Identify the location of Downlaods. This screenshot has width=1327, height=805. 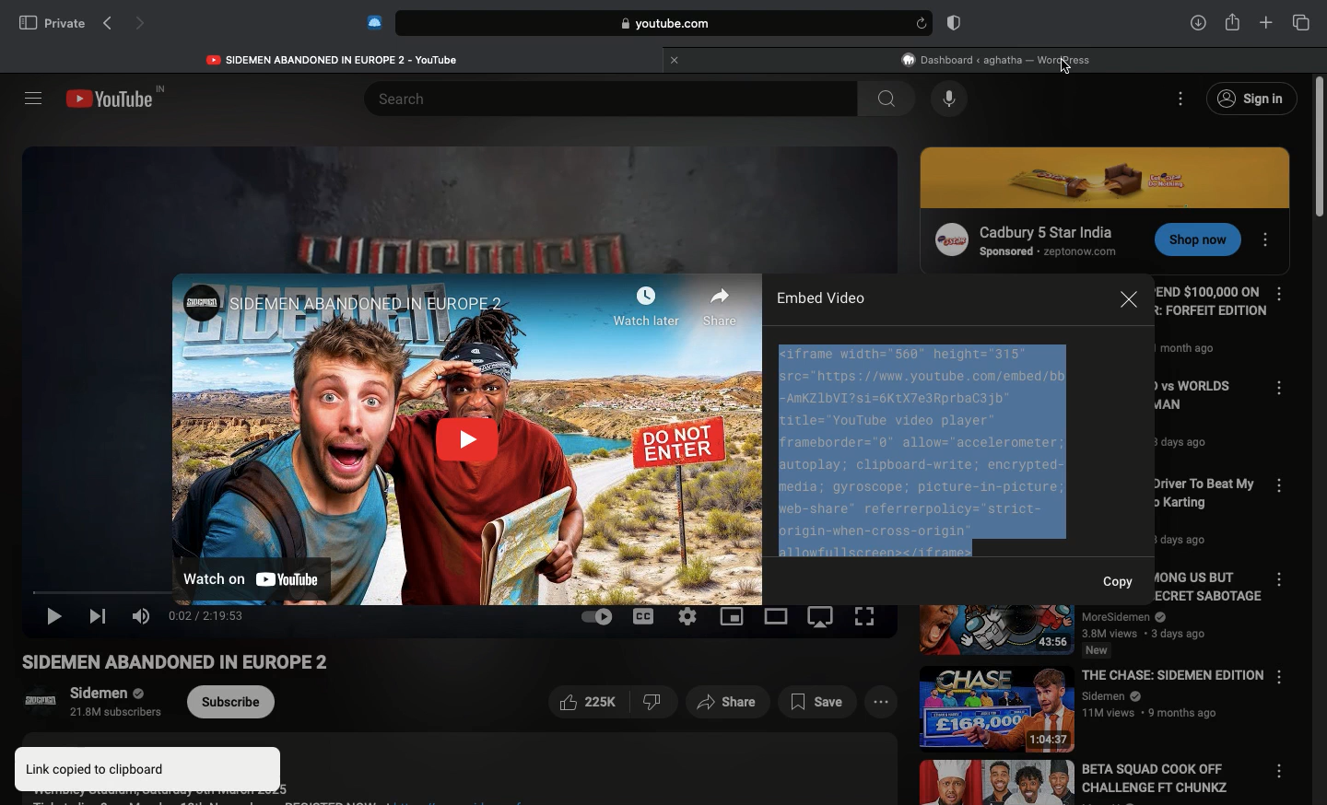
(1195, 24).